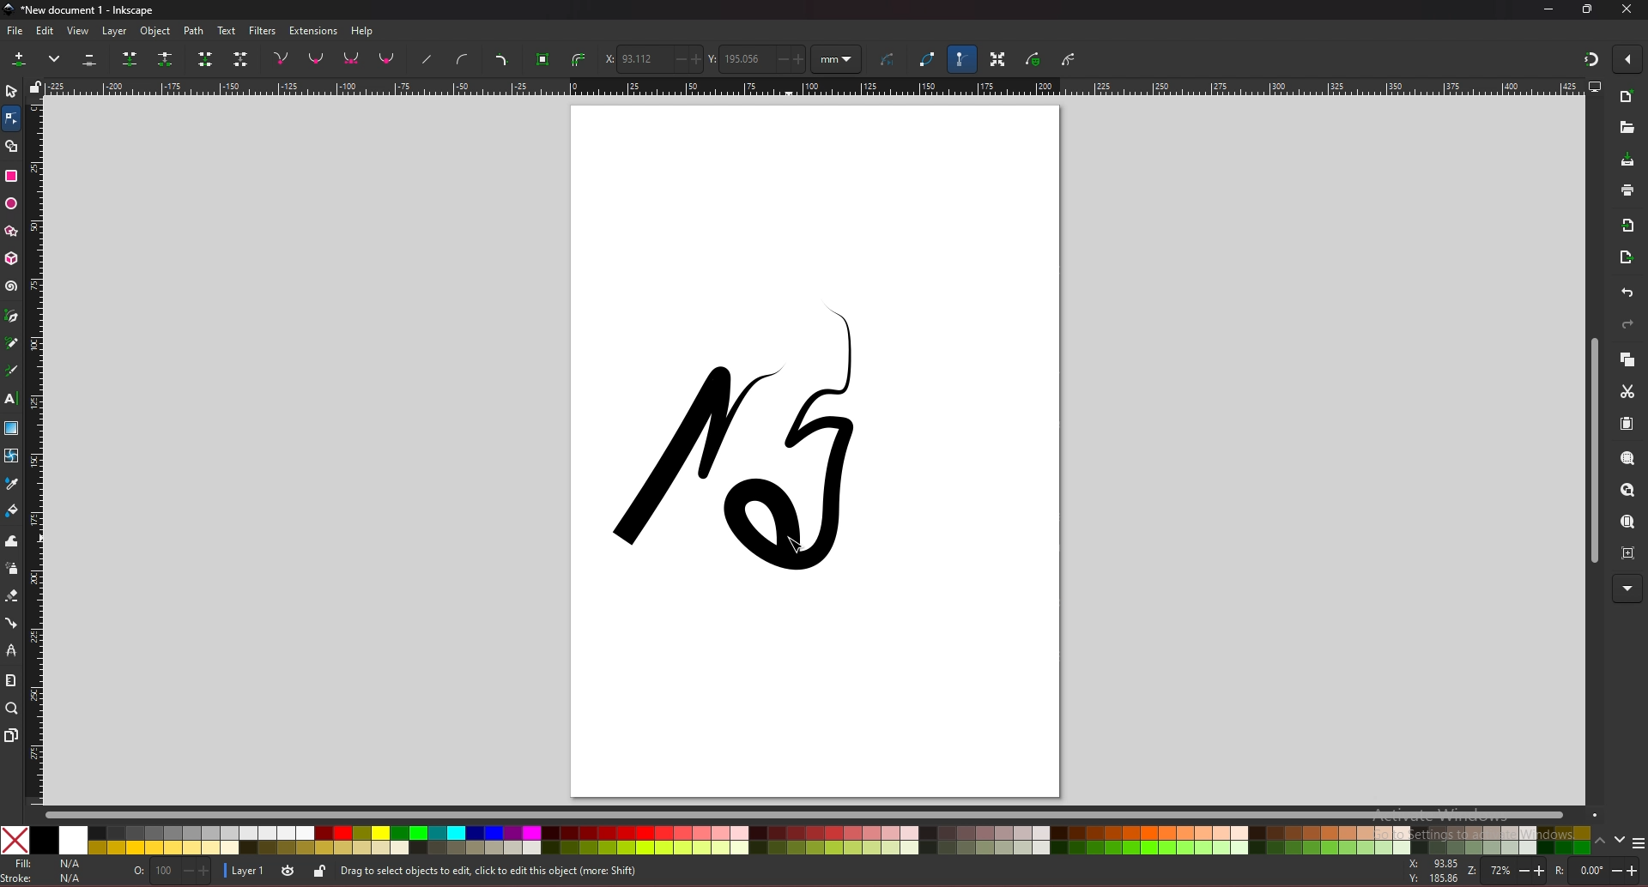 This screenshot has width=1648, height=887. What do you see at coordinates (998, 58) in the screenshot?
I see `transformation handle` at bounding box center [998, 58].